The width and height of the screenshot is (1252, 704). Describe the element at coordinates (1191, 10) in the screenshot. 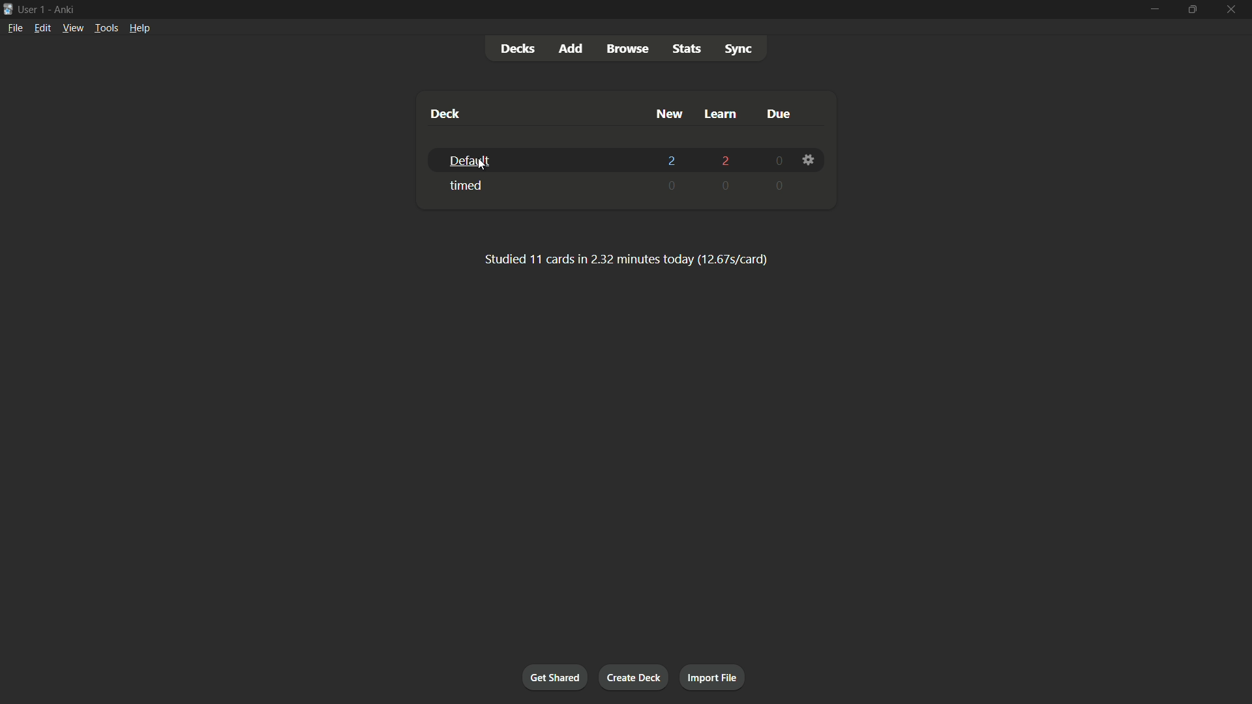

I see `maximize` at that location.